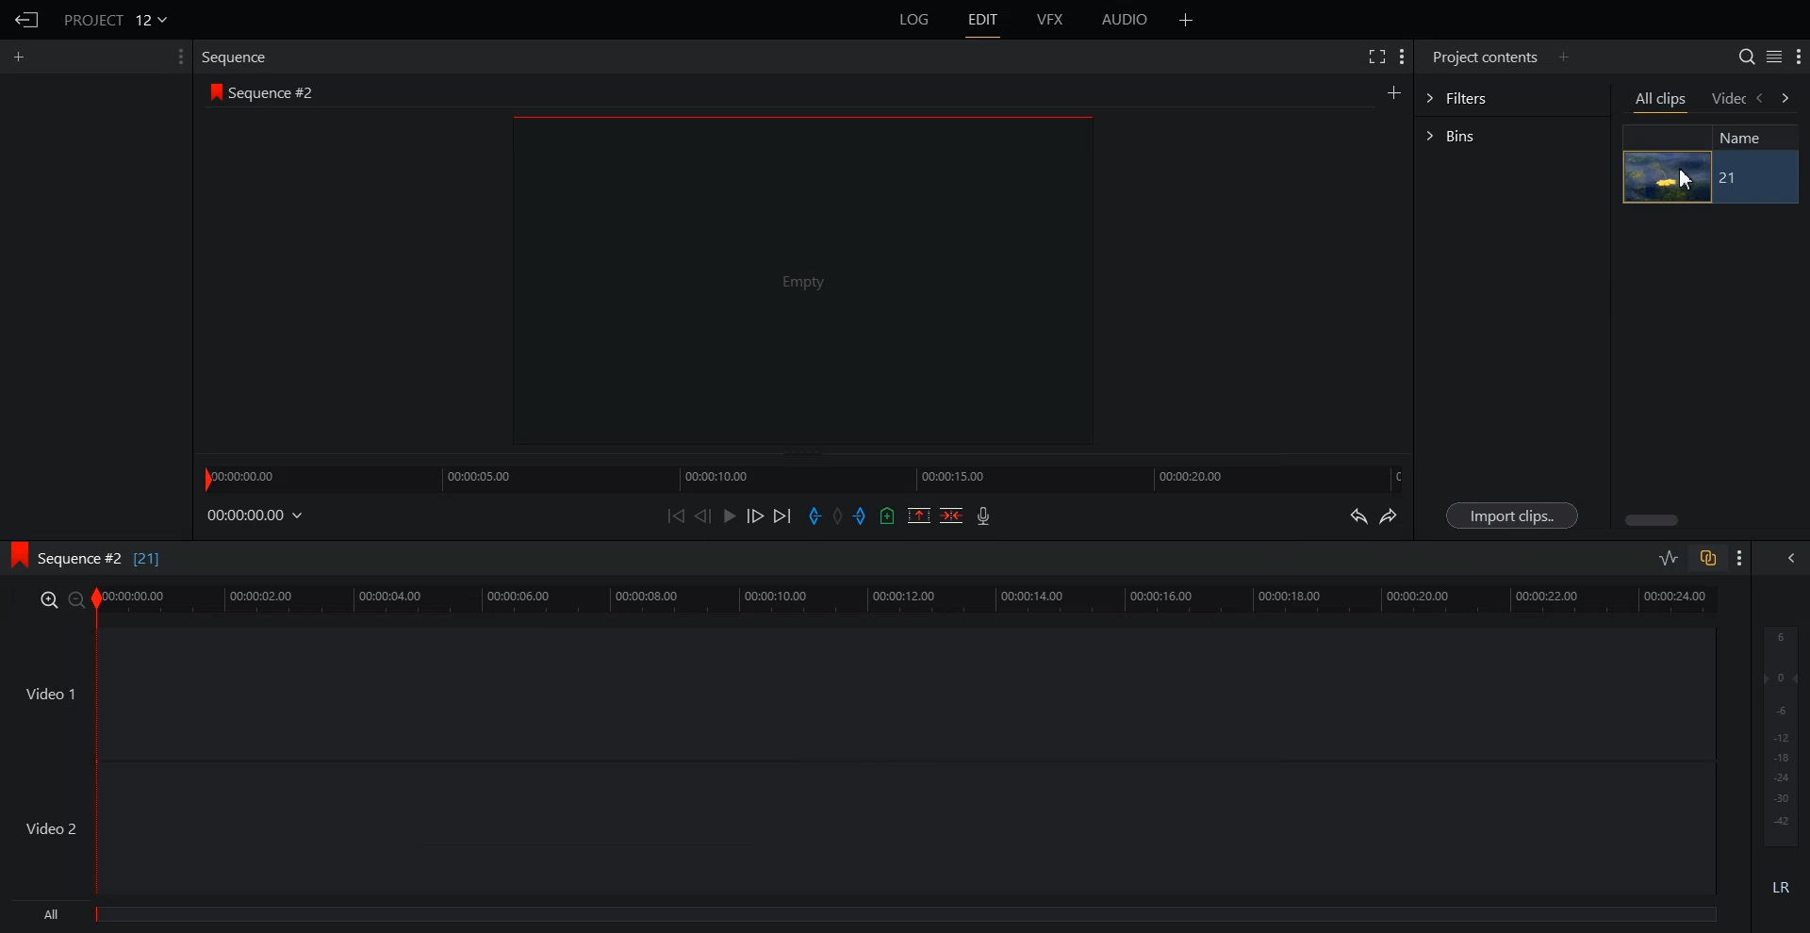 This screenshot has width=1810, height=933. I want to click on backward, so click(1762, 100).